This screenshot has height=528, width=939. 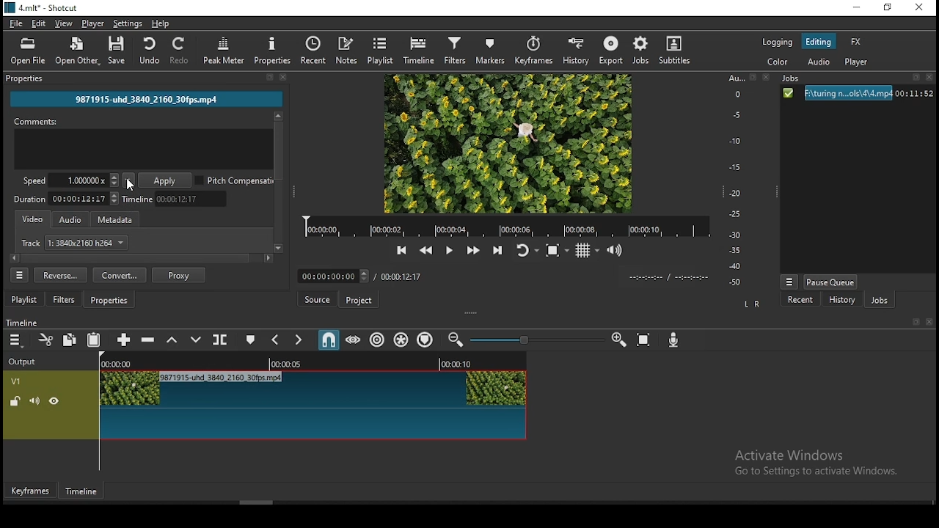 What do you see at coordinates (175, 199) in the screenshot?
I see `timeline` at bounding box center [175, 199].